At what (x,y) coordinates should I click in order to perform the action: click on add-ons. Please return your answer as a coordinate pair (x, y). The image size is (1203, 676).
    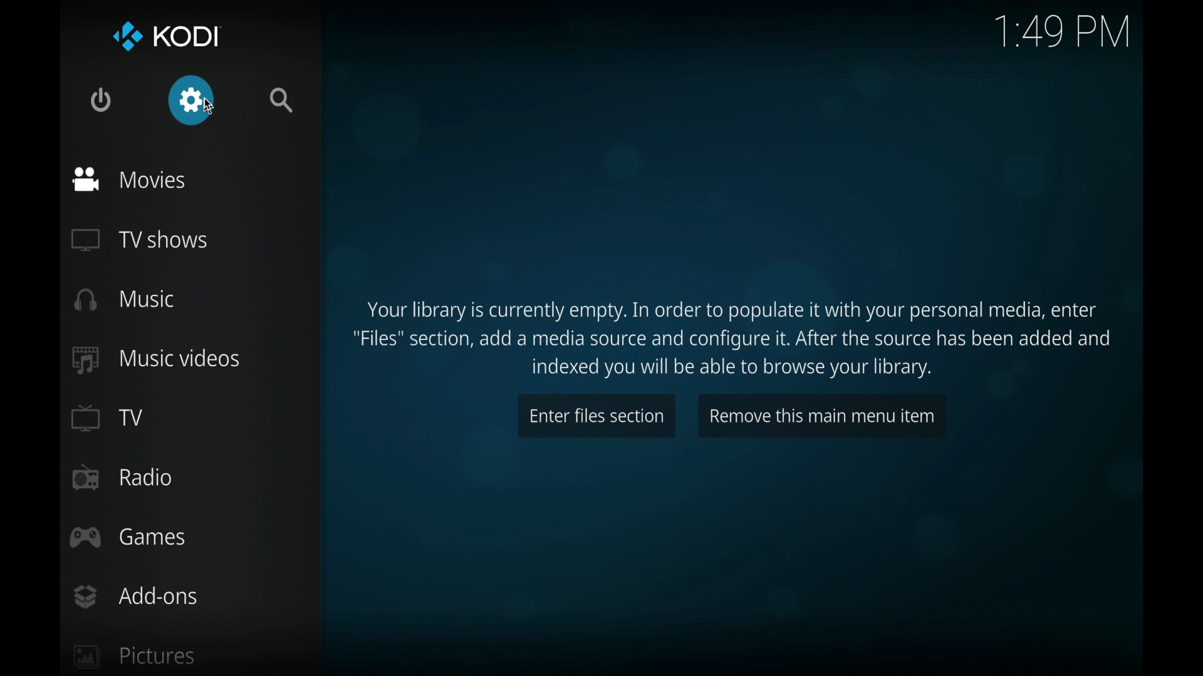
    Looking at the image, I should click on (135, 597).